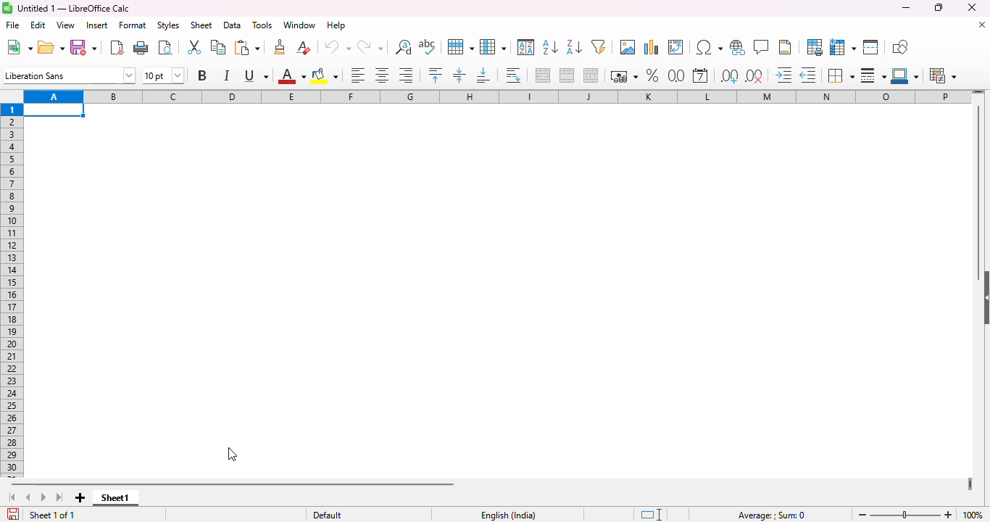 The width and height of the screenshot is (990, 522). Describe the element at coordinates (599, 47) in the screenshot. I see `autoFilter` at that location.